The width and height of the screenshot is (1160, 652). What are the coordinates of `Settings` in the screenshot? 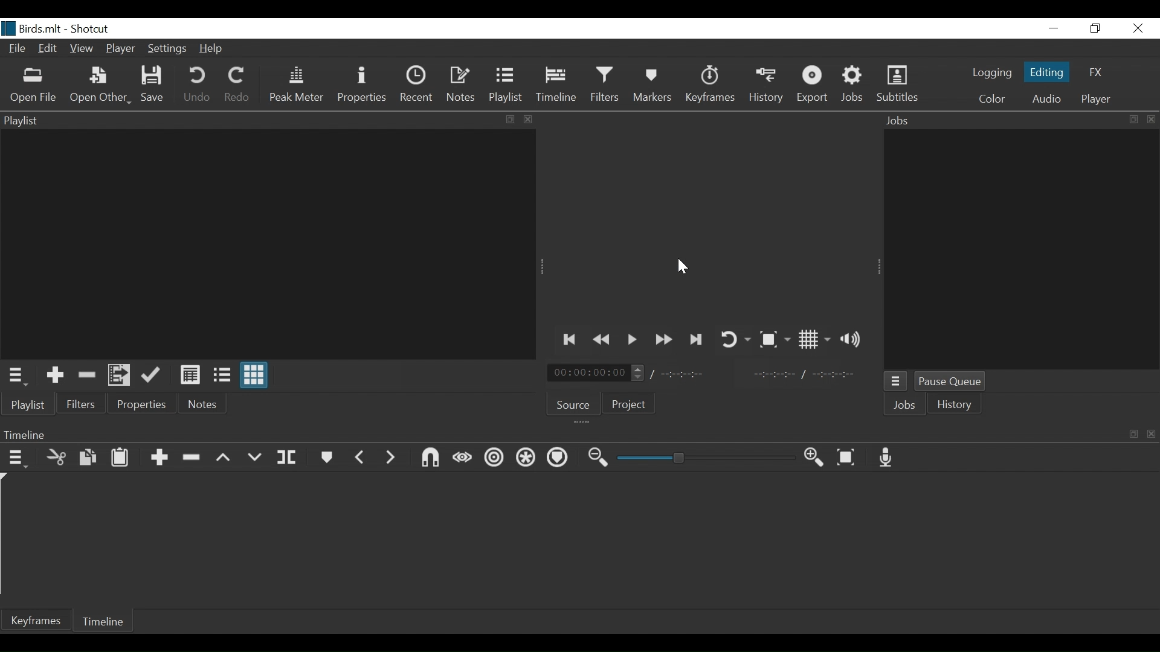 It's located at (166, 50).